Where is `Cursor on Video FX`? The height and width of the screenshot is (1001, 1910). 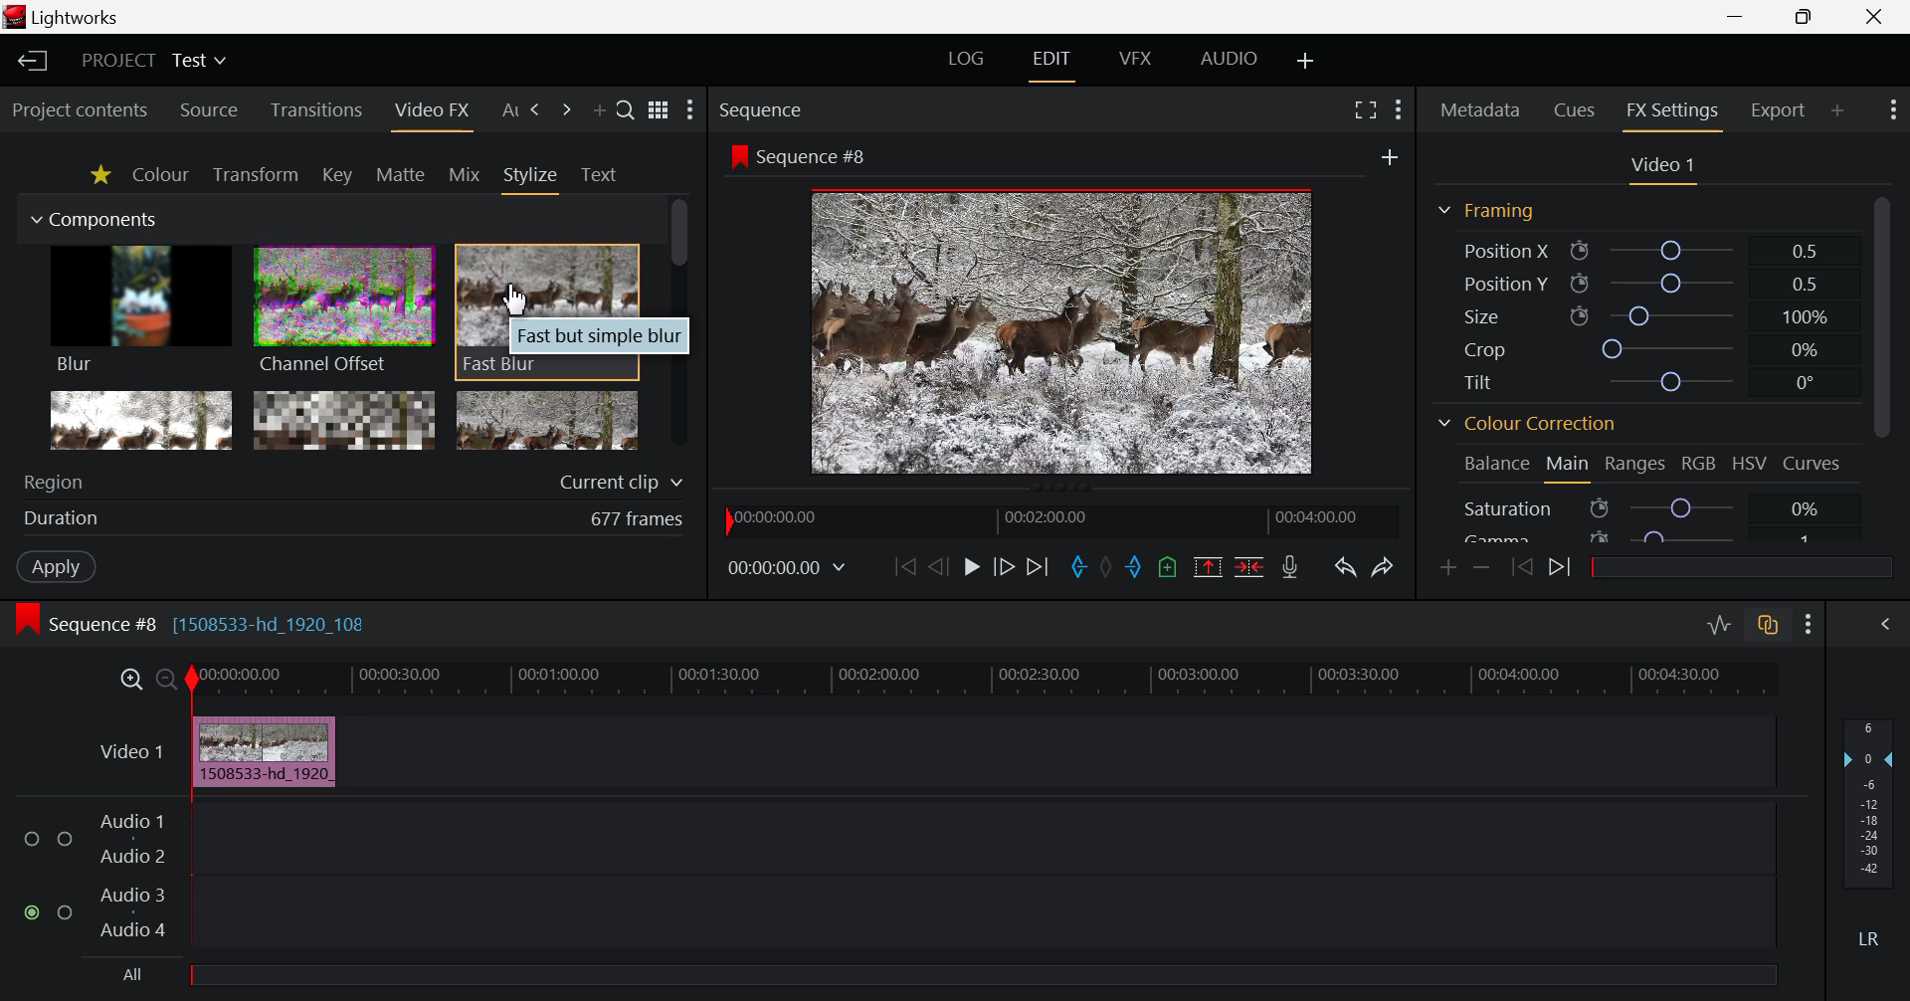 Cursor on Video FX is located at coordinates (442, 111).